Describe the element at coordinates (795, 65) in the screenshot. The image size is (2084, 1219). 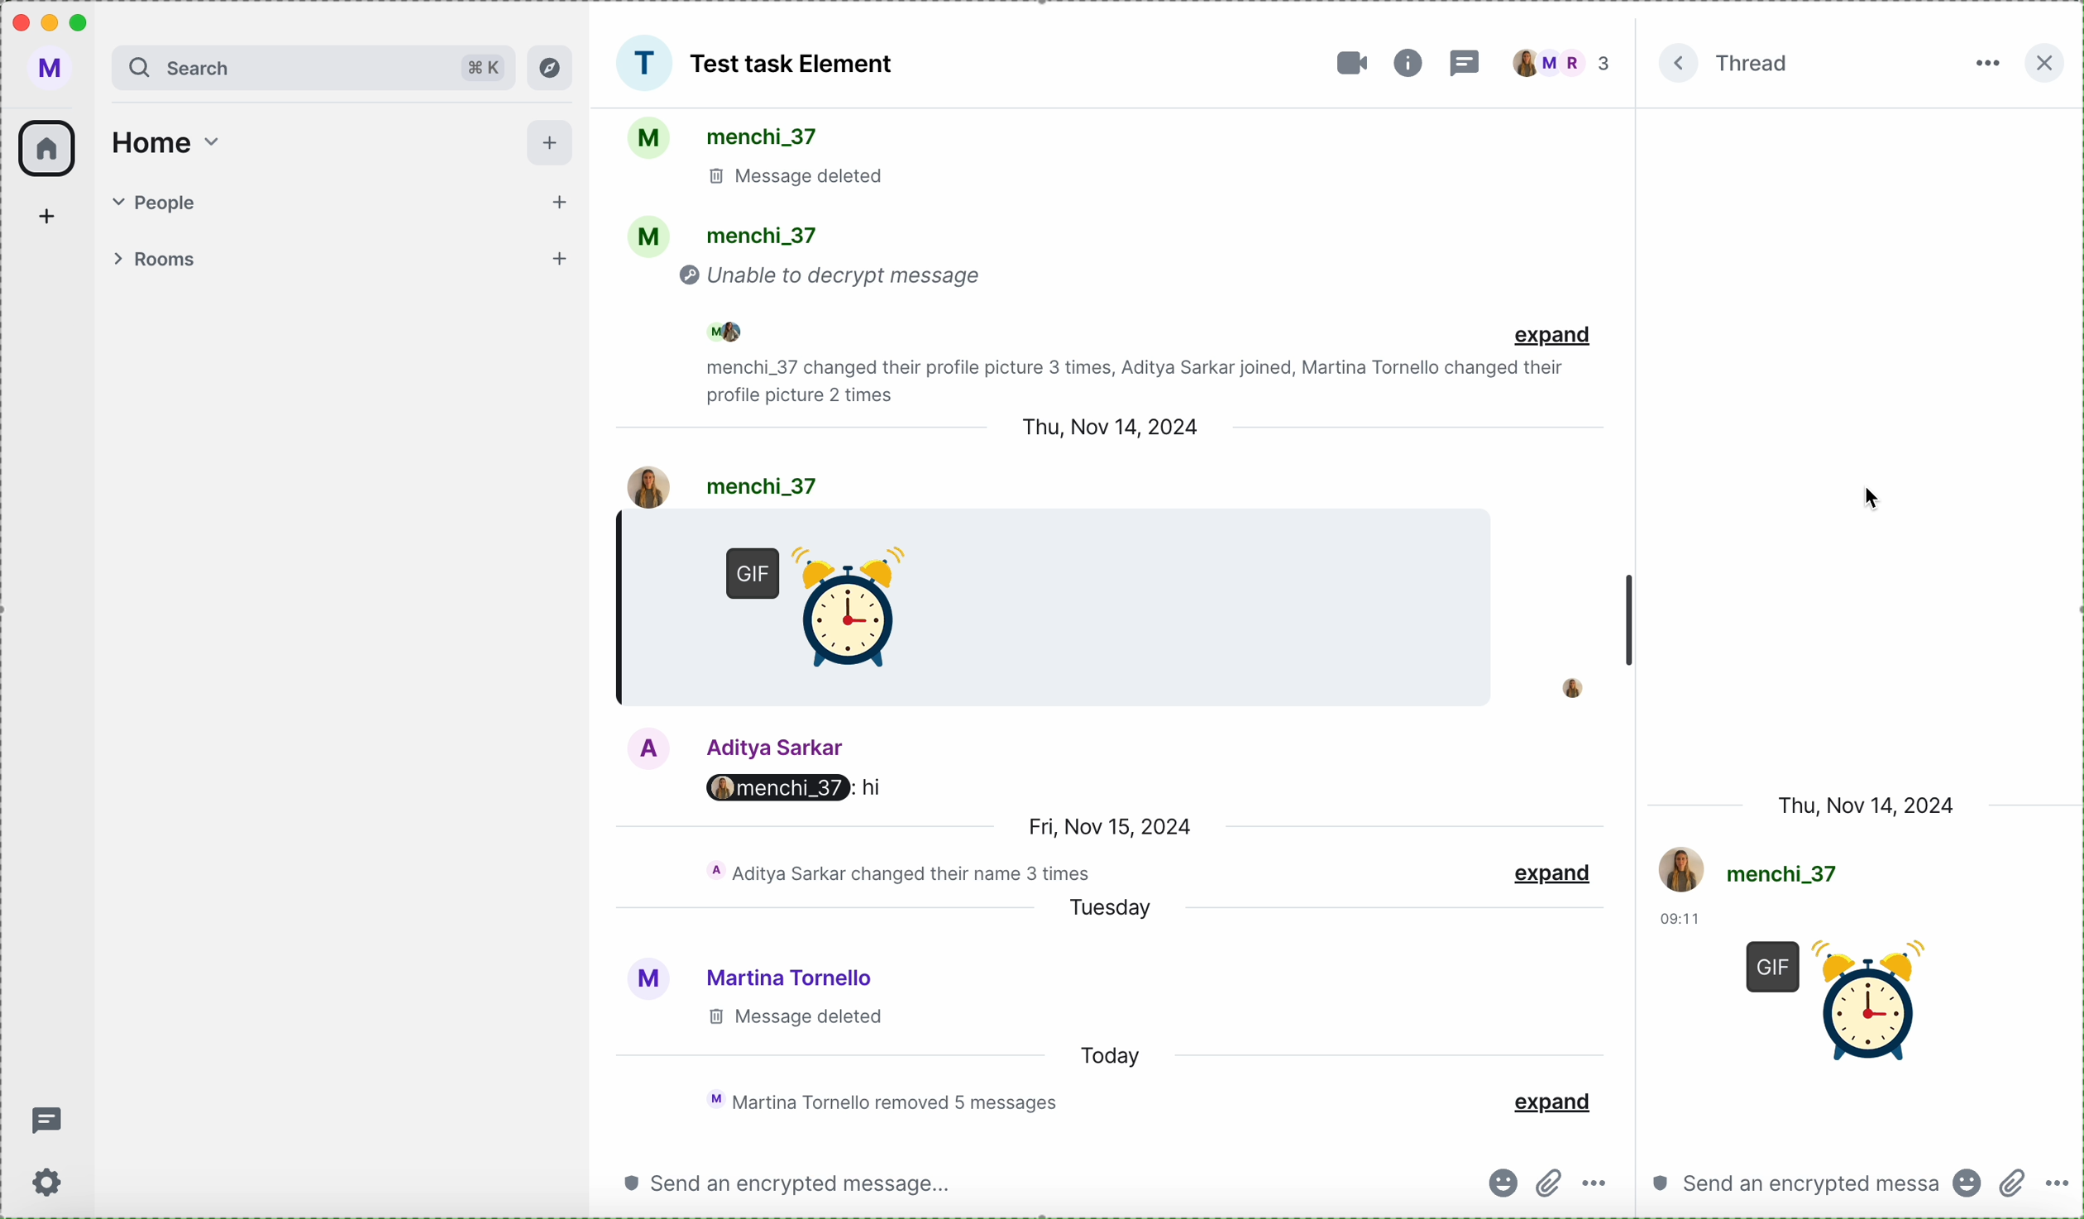
I see `Test Task Element` at that location.